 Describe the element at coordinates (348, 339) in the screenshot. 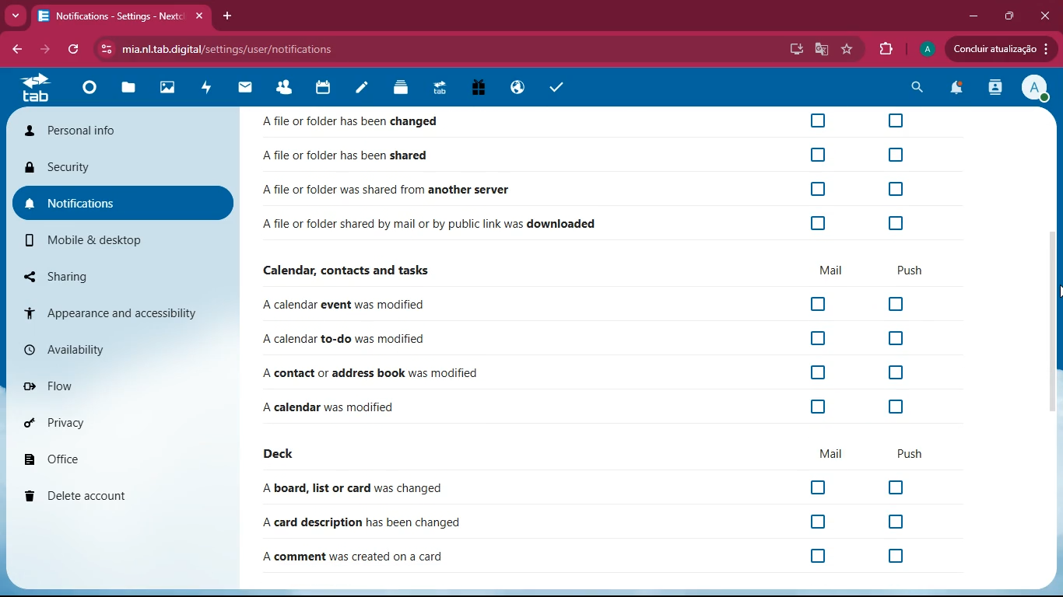

I see `A calendar to-do was modified` at that location.